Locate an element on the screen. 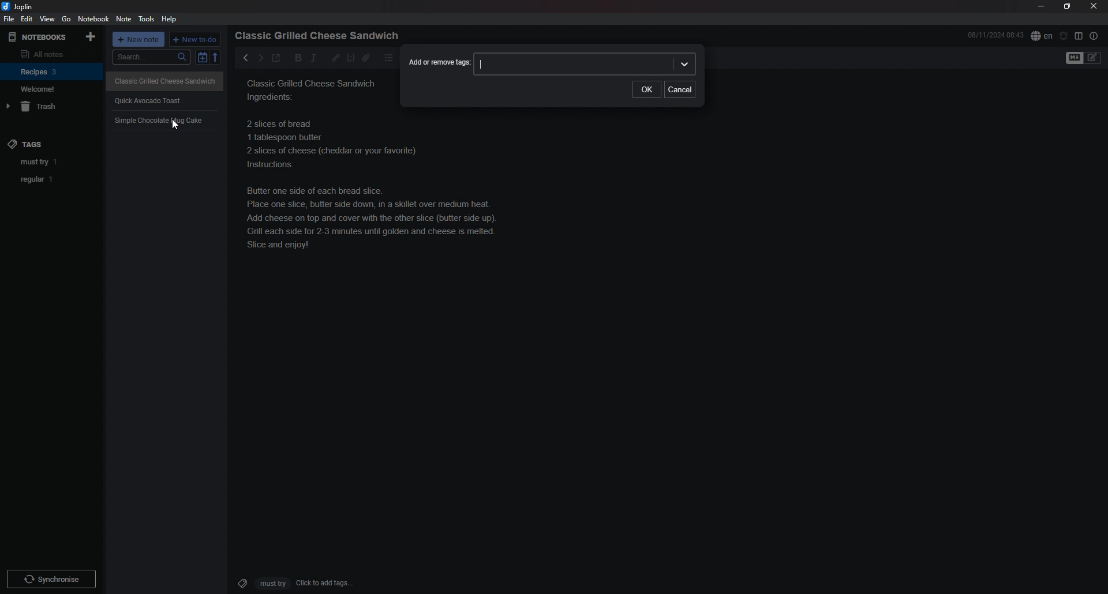 This screenshot has width=1108, height=594. toggle external editor is located at coordinates (276, 59).